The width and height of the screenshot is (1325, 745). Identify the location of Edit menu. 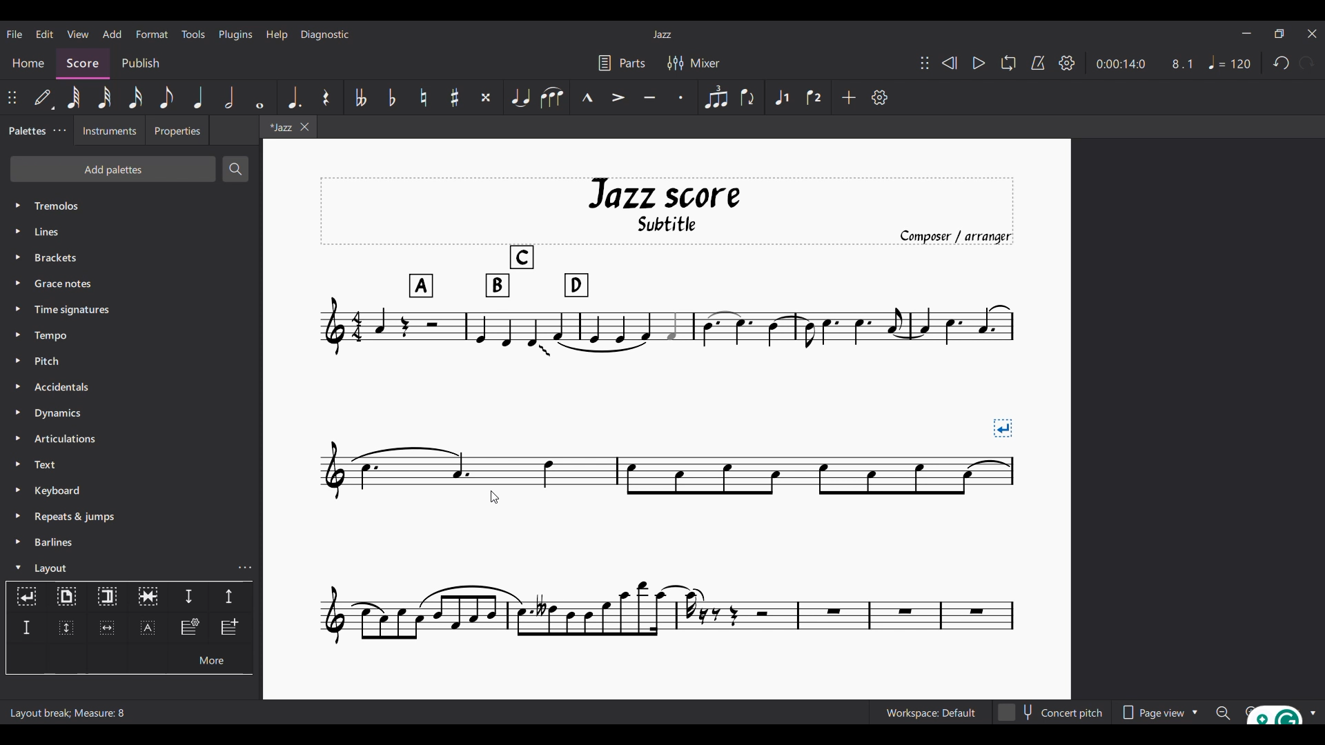
(45, 34).